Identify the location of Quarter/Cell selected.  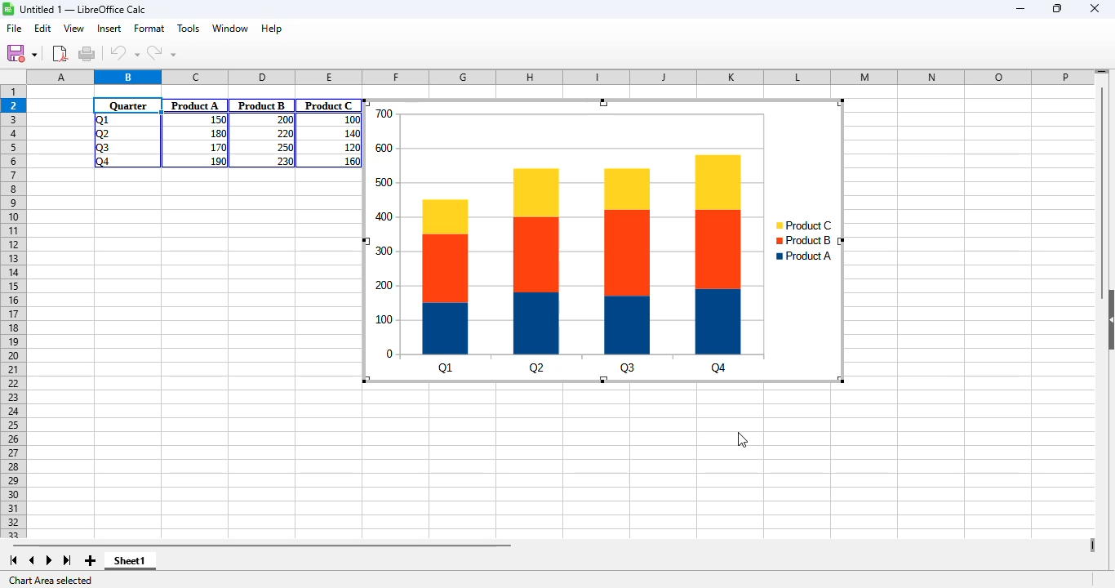
(128, 105).